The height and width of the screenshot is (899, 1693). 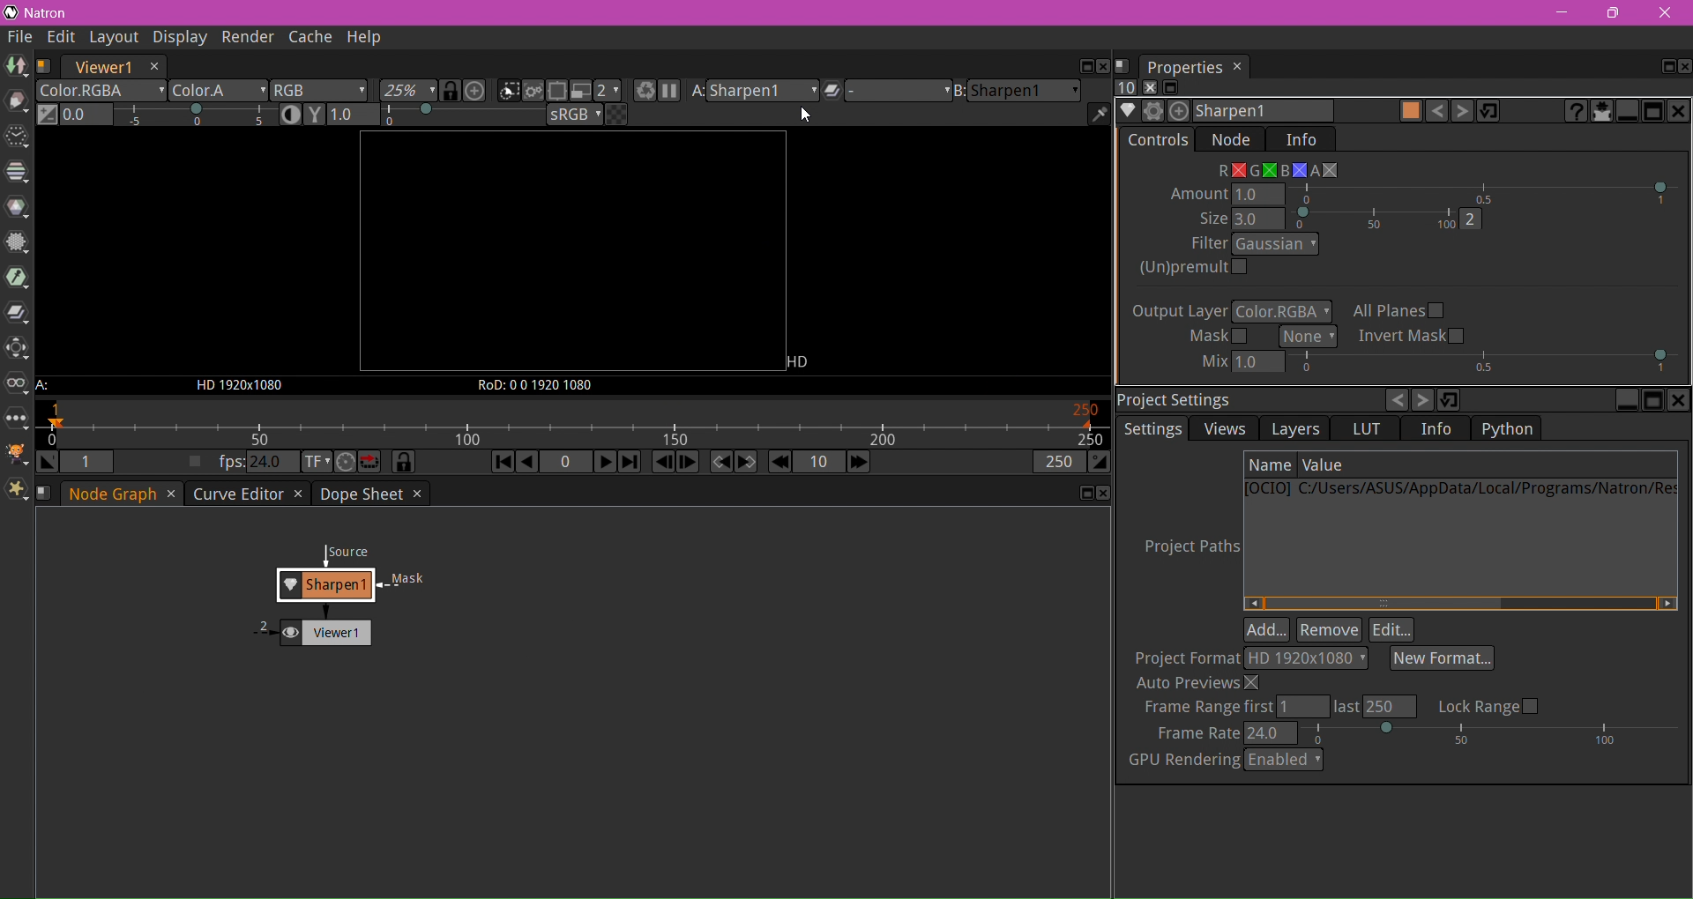 What do you see at coordinates (436, 115) in the screenshot?
I see `Viewer gamma correction level` at bounding box center [436, 115].